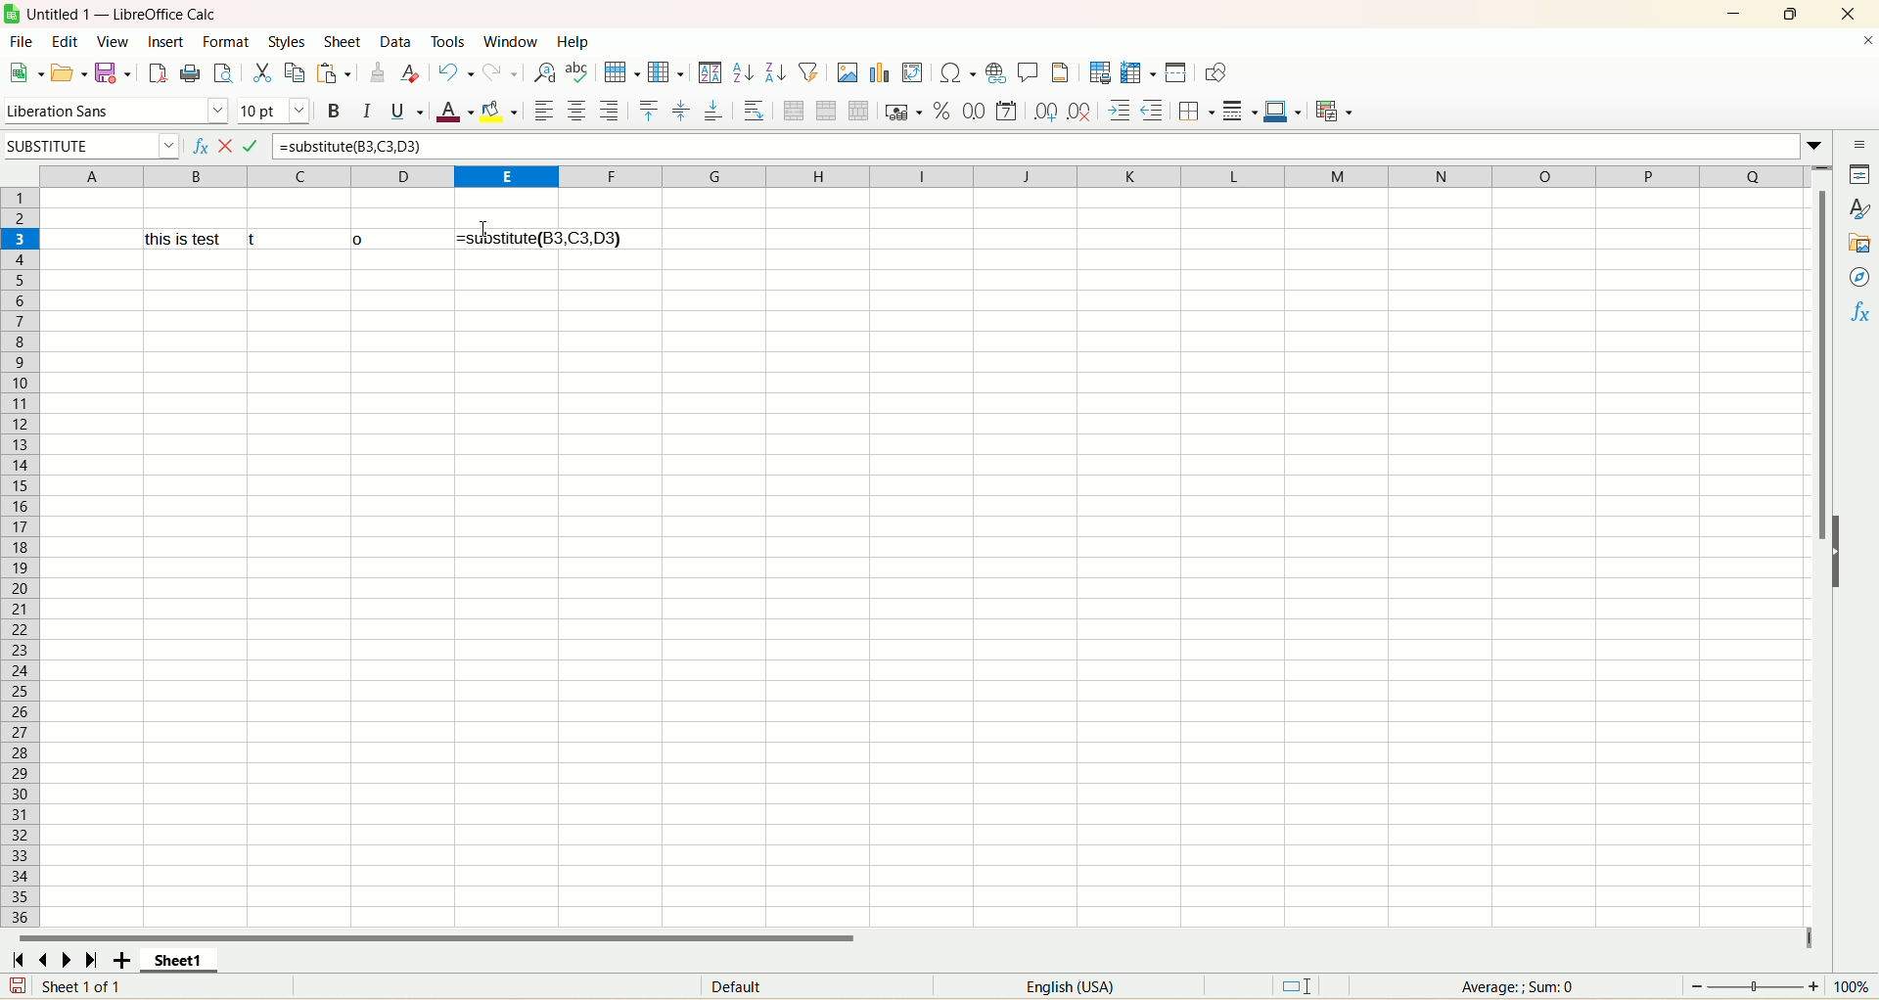 The image size is (1879, 1000). Describe the element at coordinates (976, 112) in the screenshot. I see `format as number` at that location.